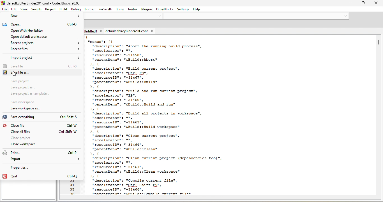  What do you see at coordinates (346, 16) in the screenshot?
I see `down` at bounding box center [346, 16].